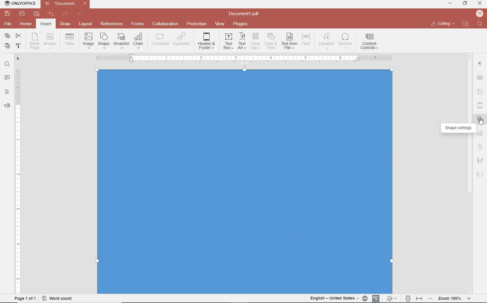 The width and height of the screenshot is (487, 303). Describe the element at coordinates (8, 24) in the screenshot. I see `file` at that location.